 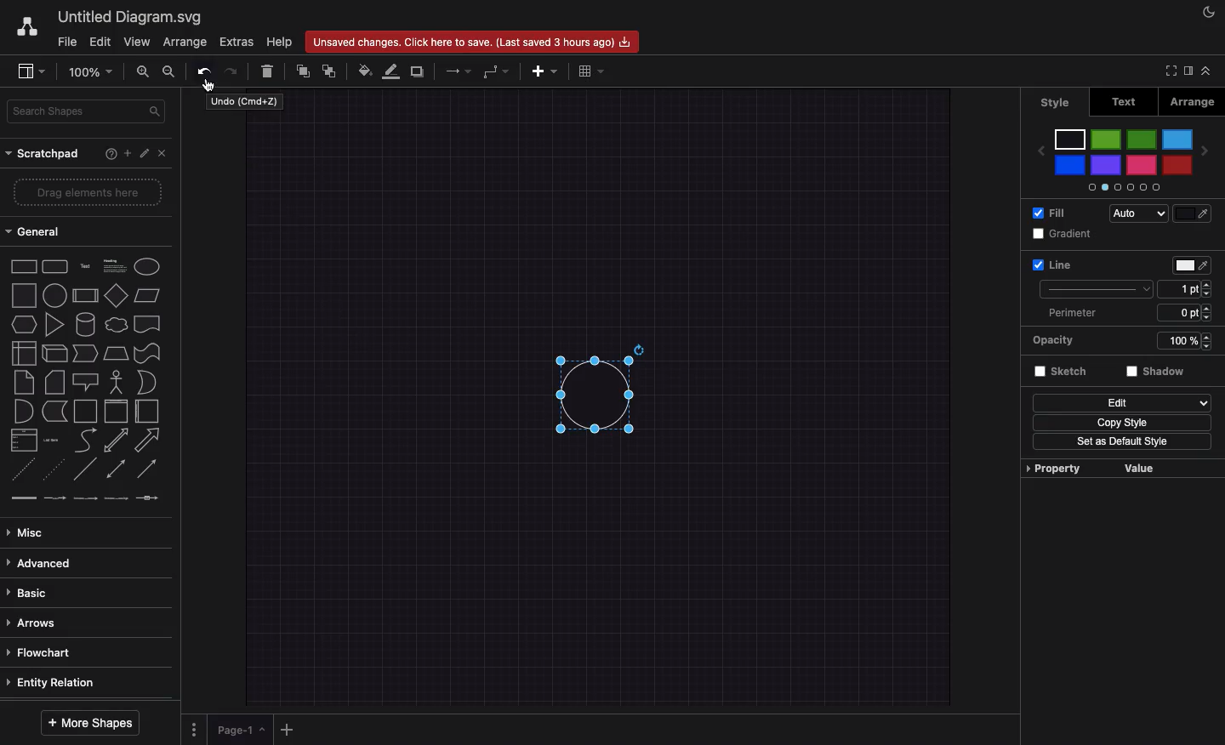 What do you see at coordinates (1064, 233) in the screenshot?
I see `Gradient` at bounding box center [1064, 233].